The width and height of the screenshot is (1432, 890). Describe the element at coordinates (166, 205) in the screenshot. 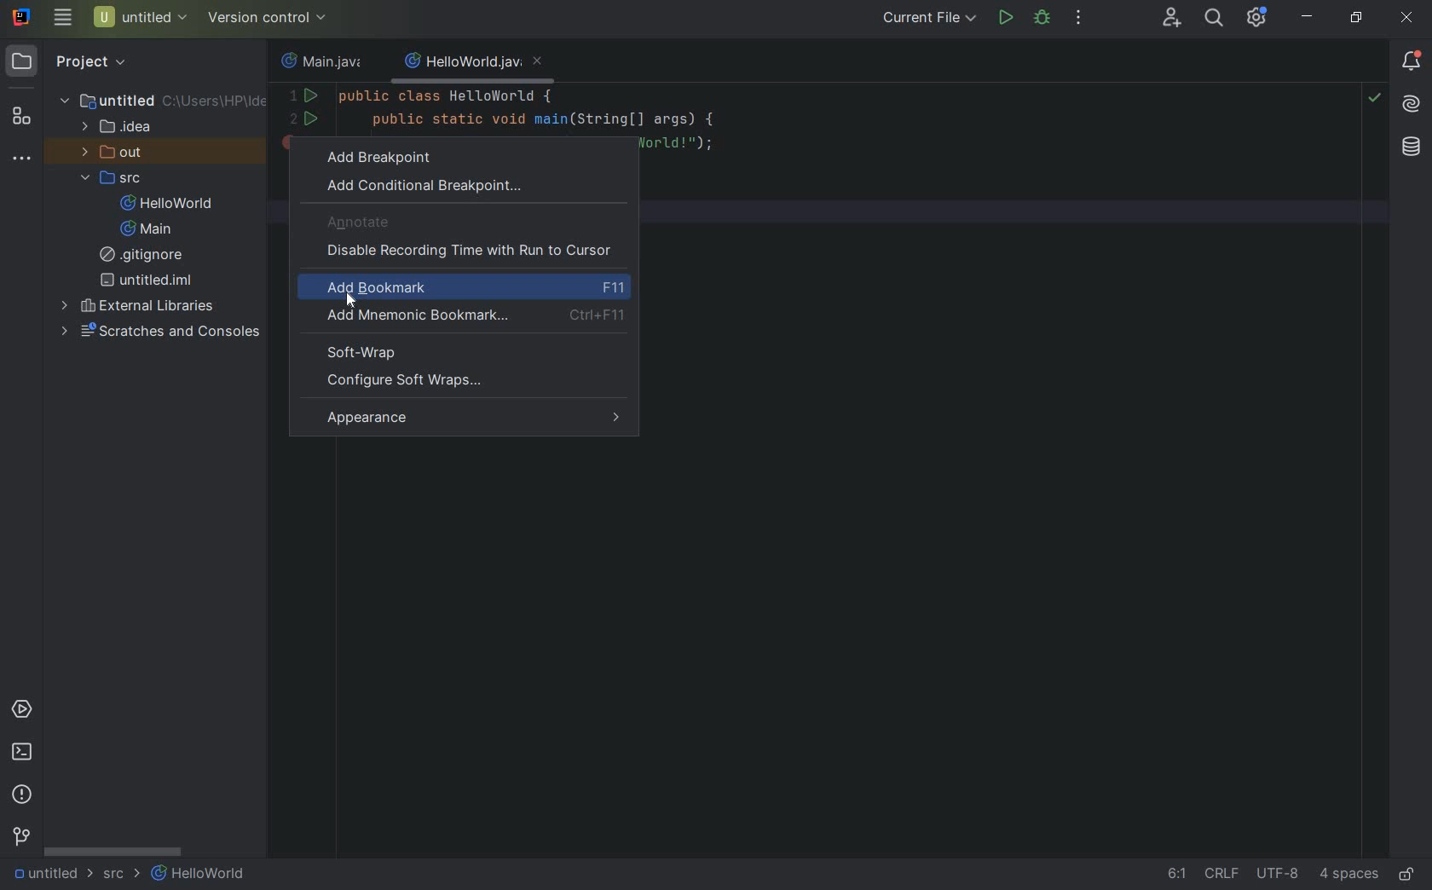

I see `helloworld` at that location.